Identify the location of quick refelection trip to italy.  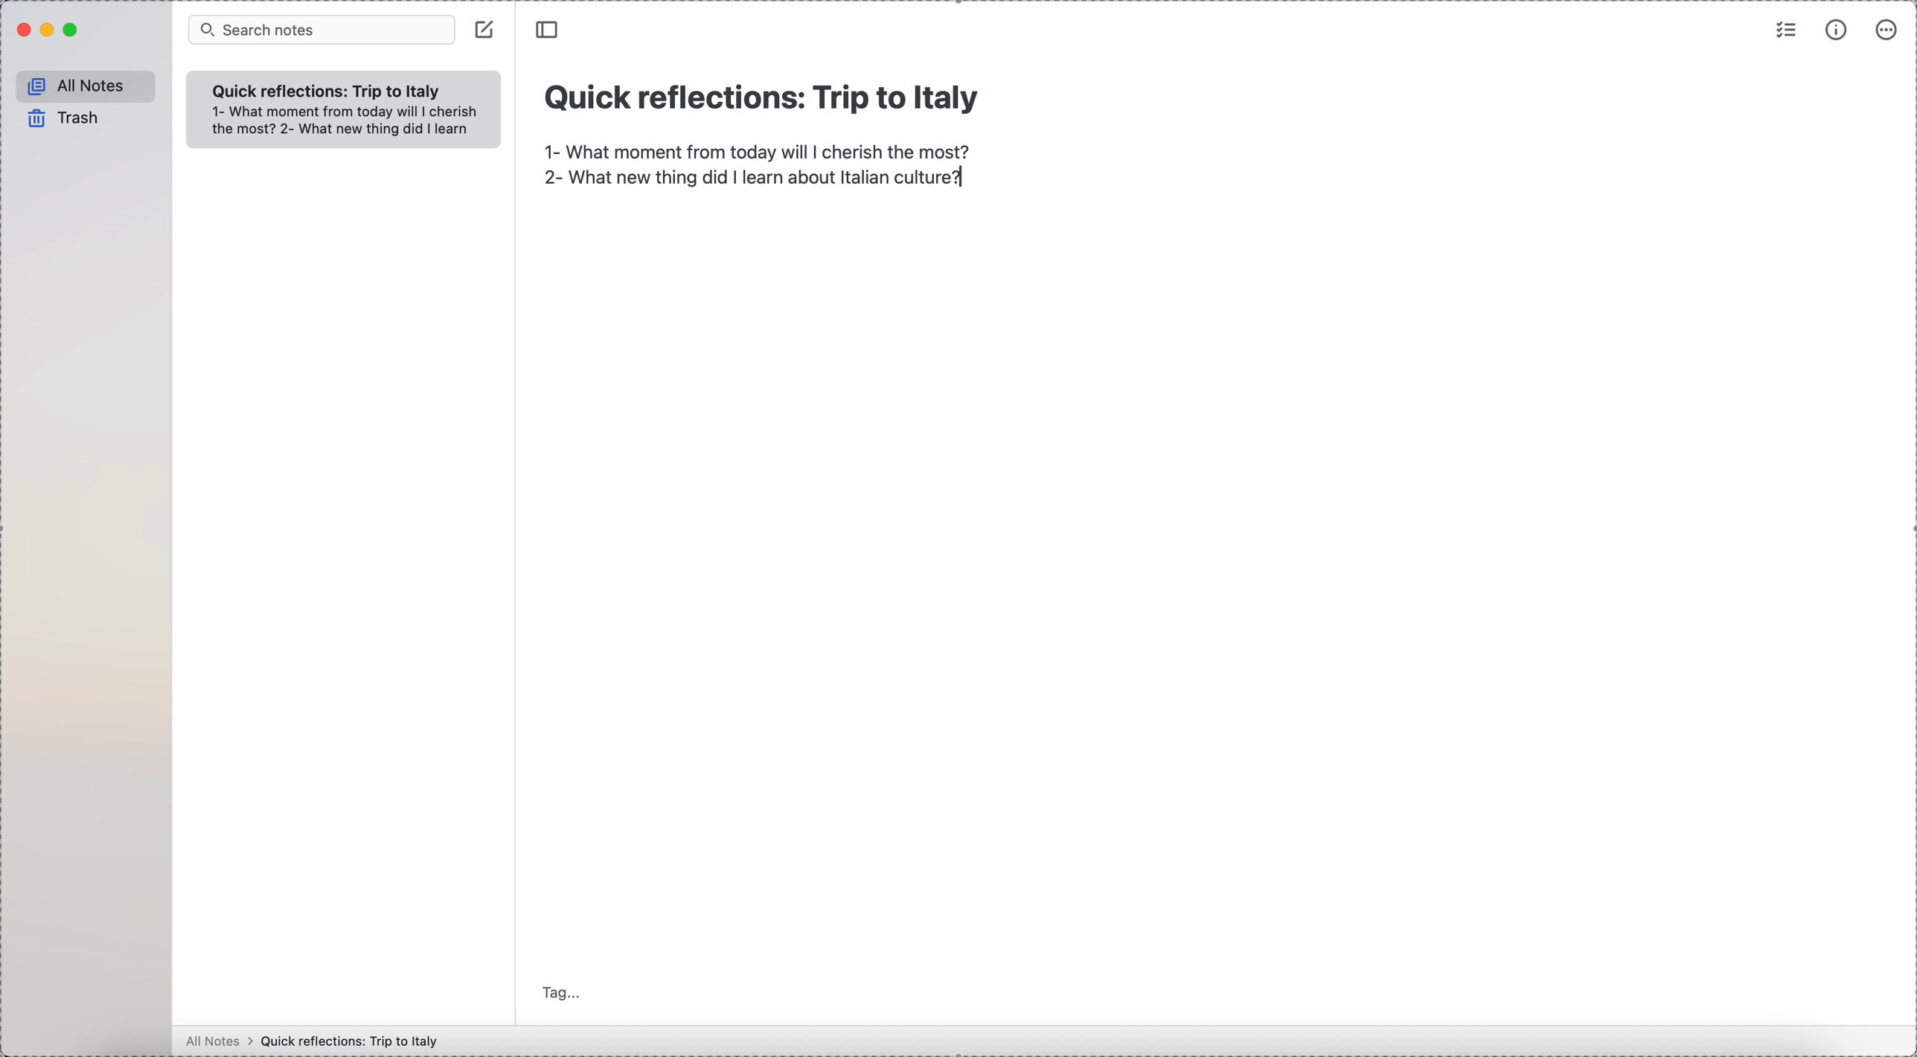
(330, 89).